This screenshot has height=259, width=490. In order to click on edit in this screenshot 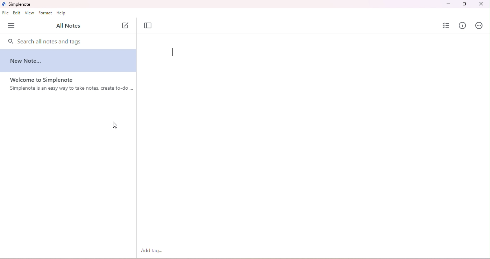, I will do `click(17, 13)`.